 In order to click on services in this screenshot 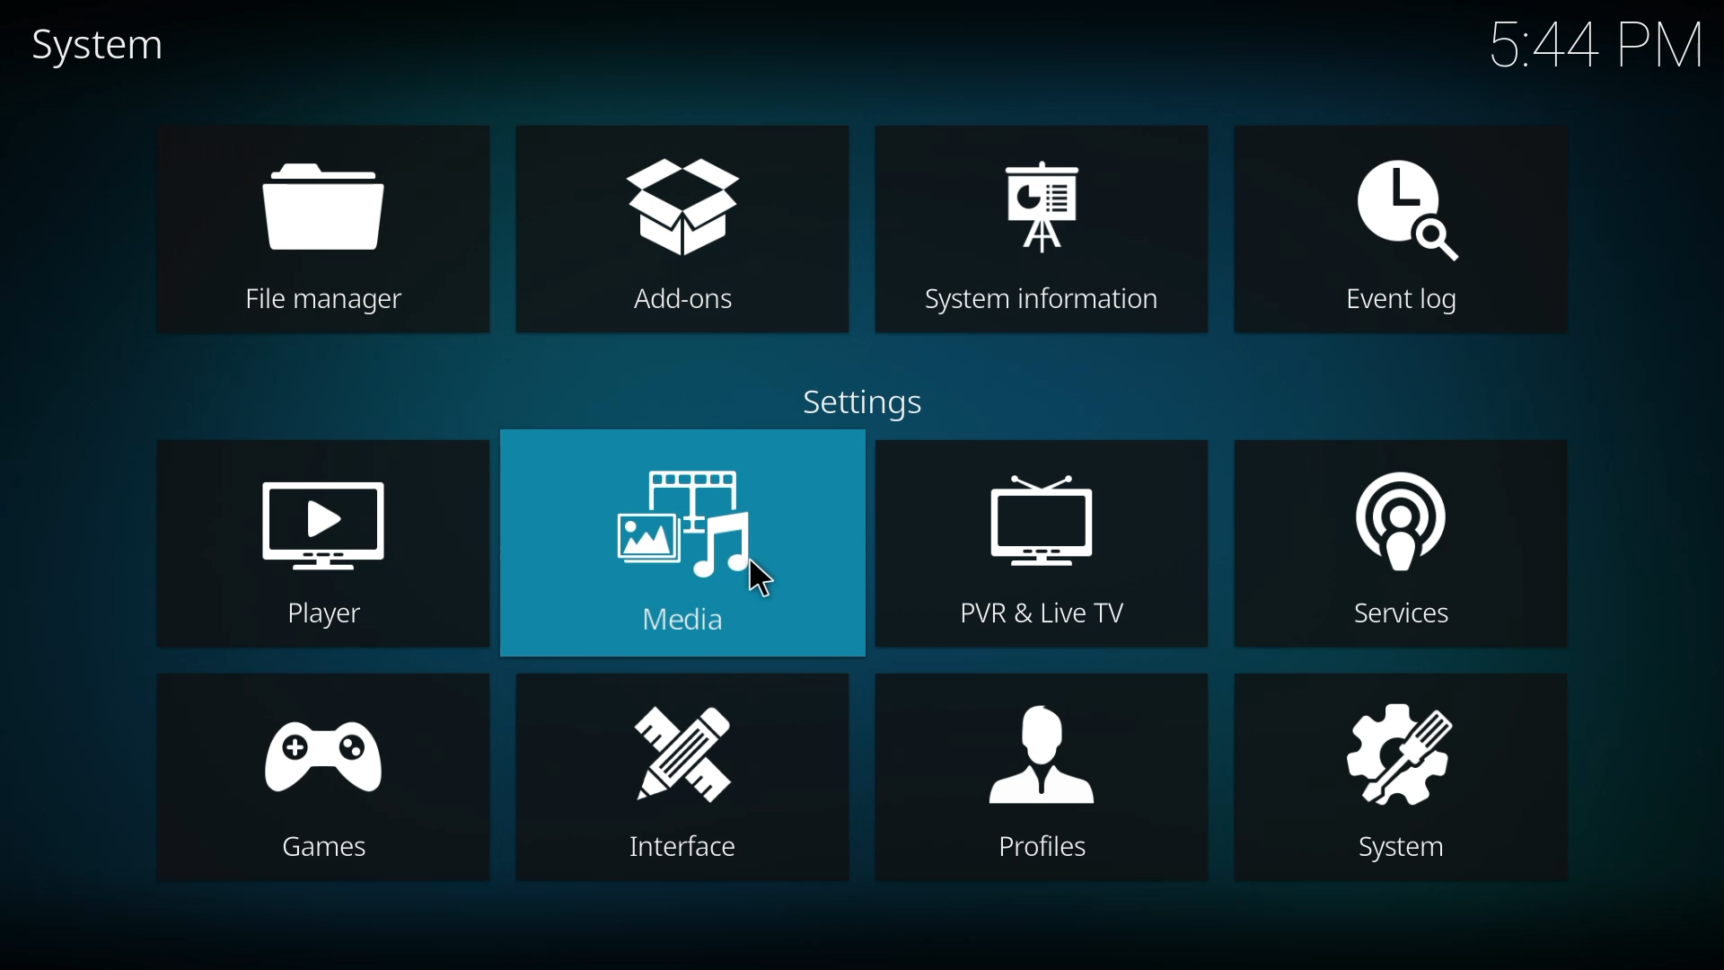, I will do `click(1392, 529)`.